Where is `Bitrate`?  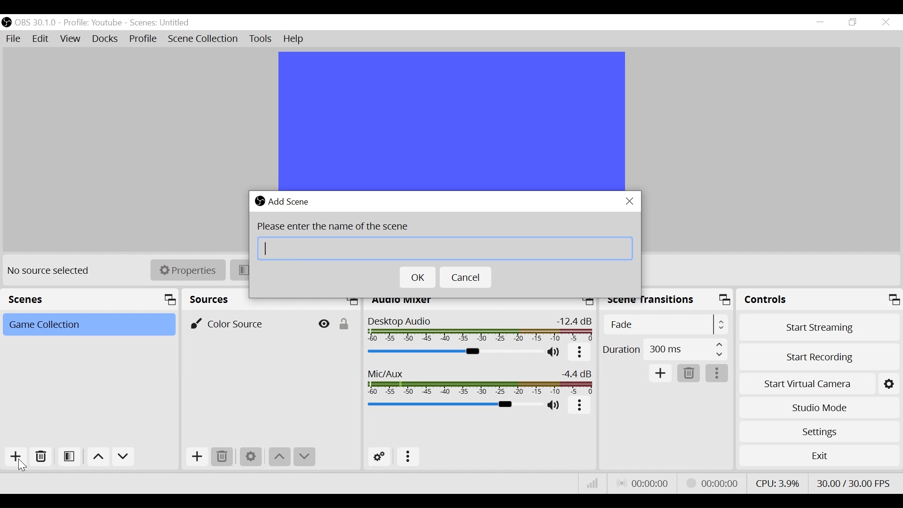
Bitrate is located at coordinates (592, 483).